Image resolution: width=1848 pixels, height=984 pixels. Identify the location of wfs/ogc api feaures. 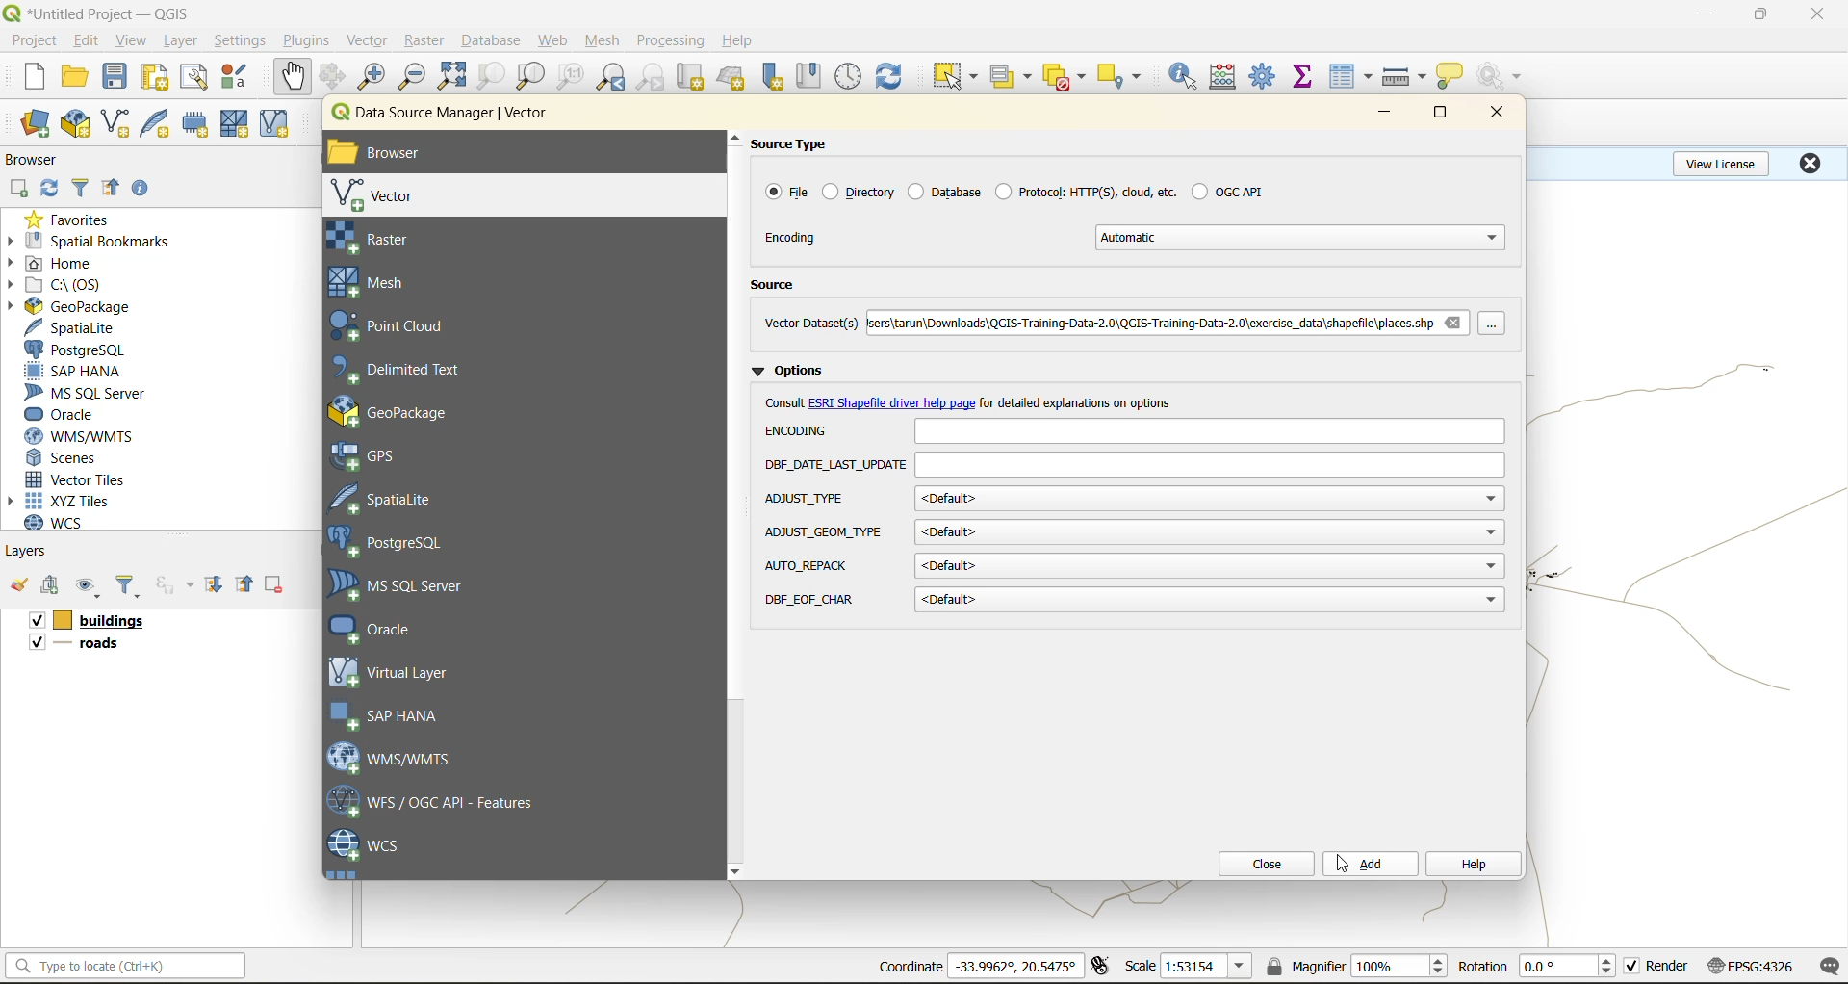
(442, 801).